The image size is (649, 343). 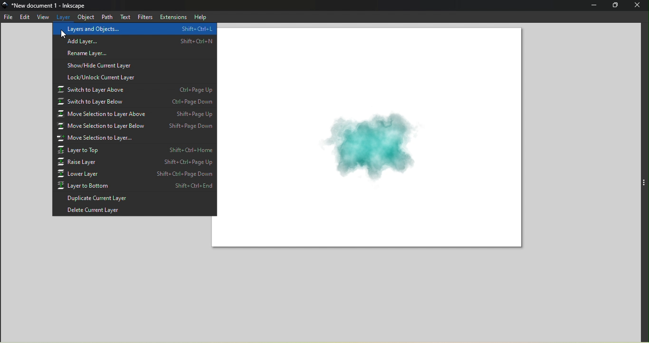 What do you see at coordinates (173, 17) in the screenshot?
I see `Extensions` at bounding box center [173, 17].